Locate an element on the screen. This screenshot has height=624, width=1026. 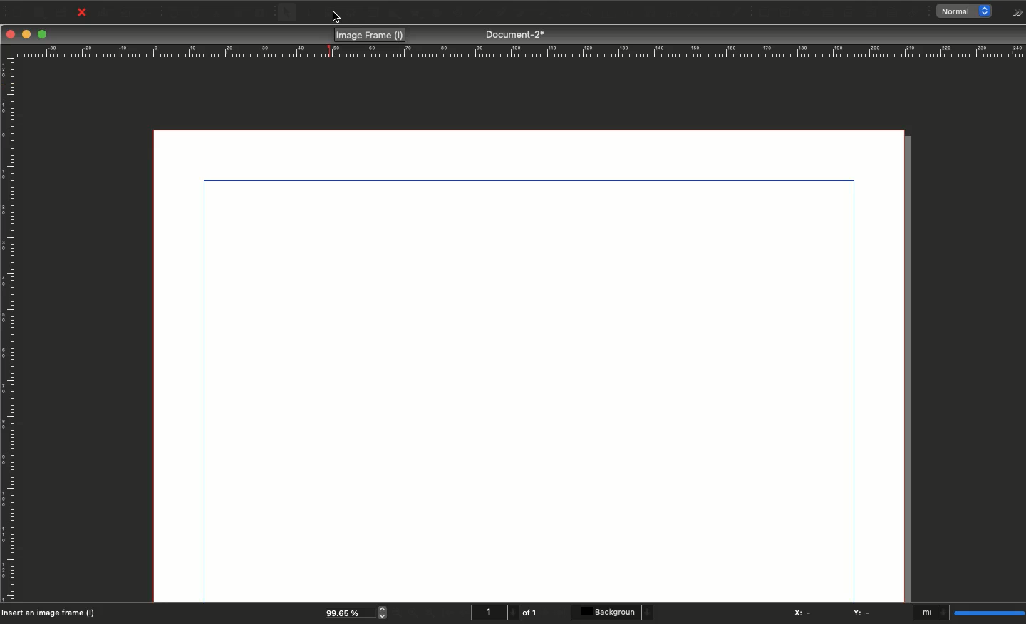
Rotate item is located at coordinates (542, 15).